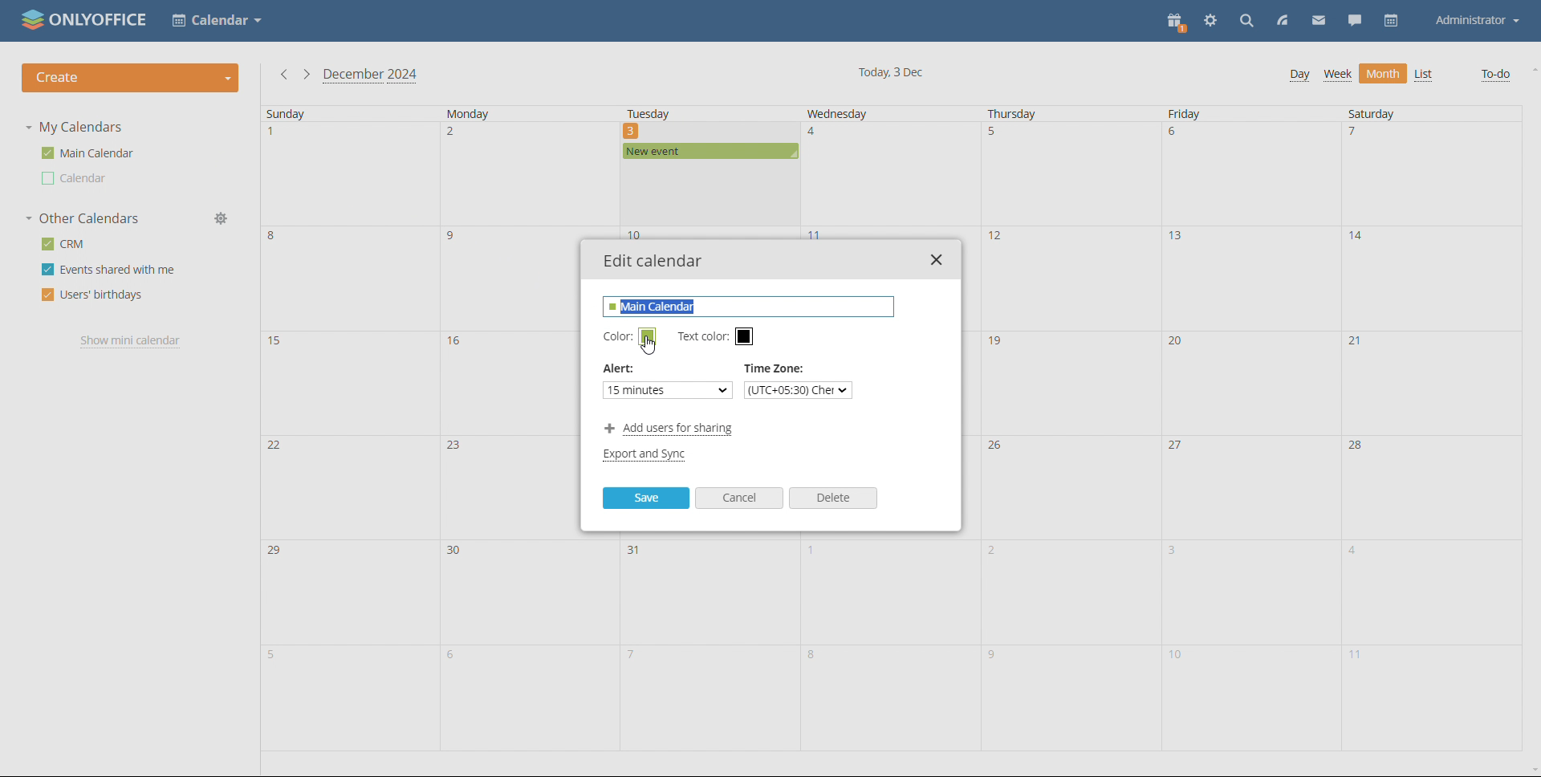 The image size is (1541, 777). What do you see at coordinates (132, 341) in the screenshot?
I see `show mini calendar` at bounding box center [132, 341].